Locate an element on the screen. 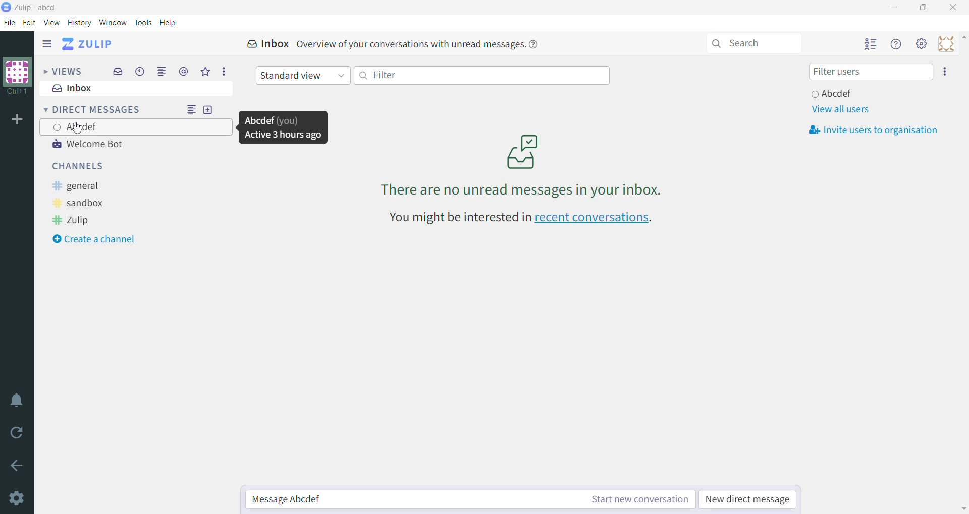  More Options is located at coordinates (223, 71).